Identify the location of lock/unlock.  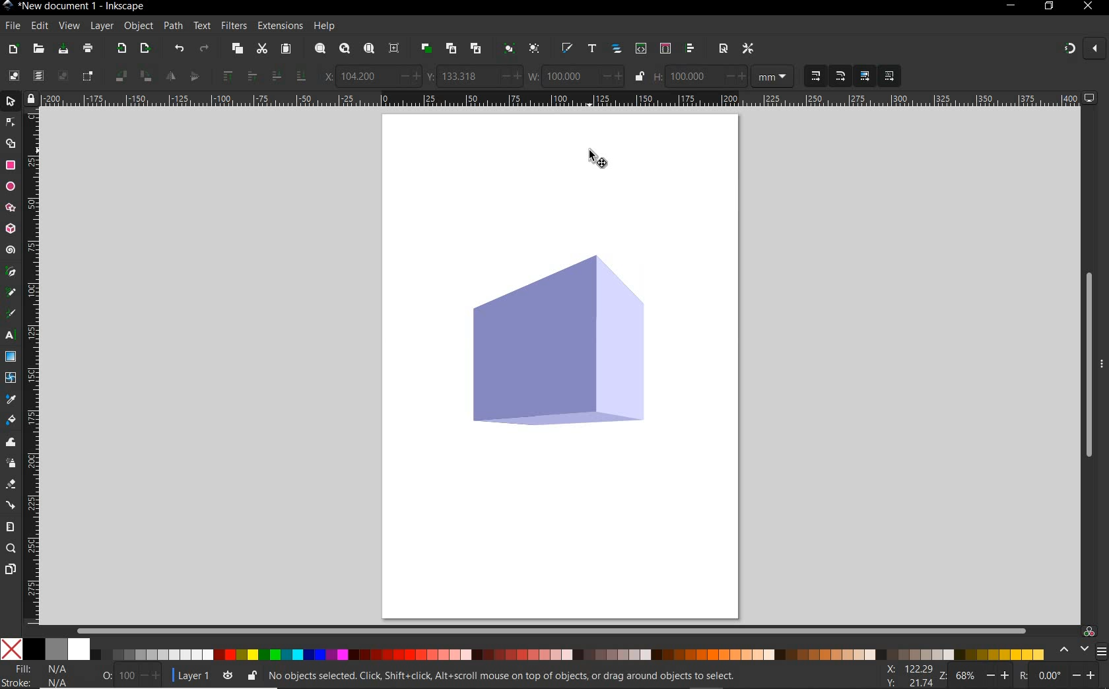
(640, 77).